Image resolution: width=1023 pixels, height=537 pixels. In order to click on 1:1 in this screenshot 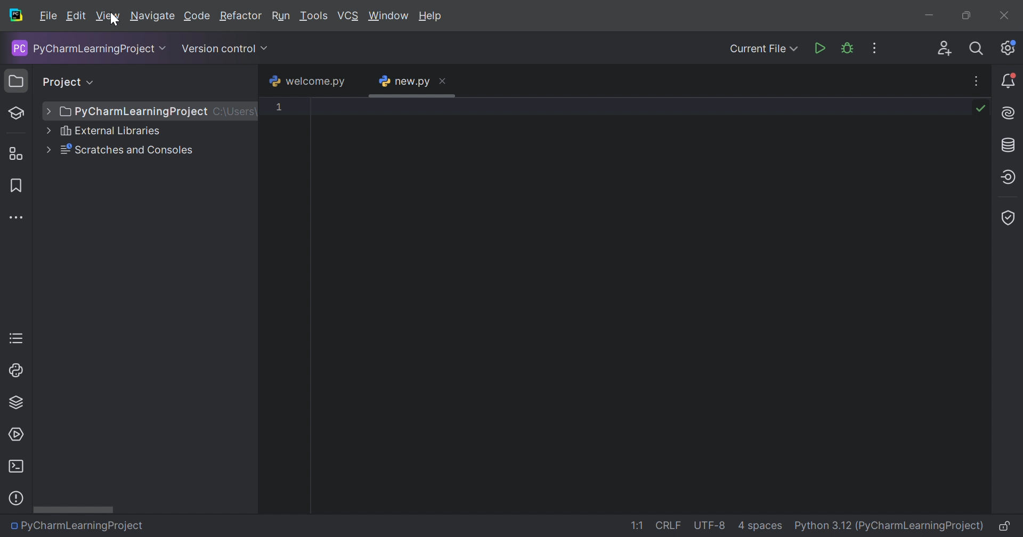, I will do `click(636, 526)`.